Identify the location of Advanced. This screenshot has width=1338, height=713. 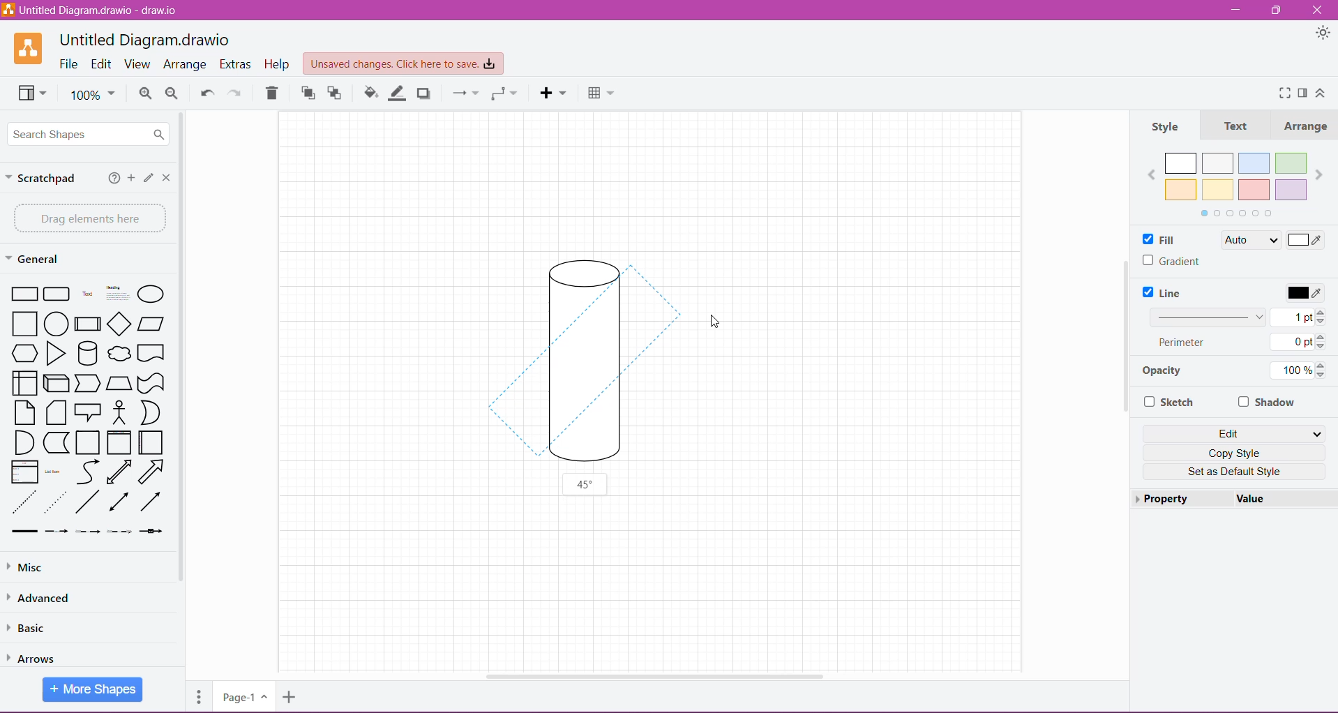
(44, 597).